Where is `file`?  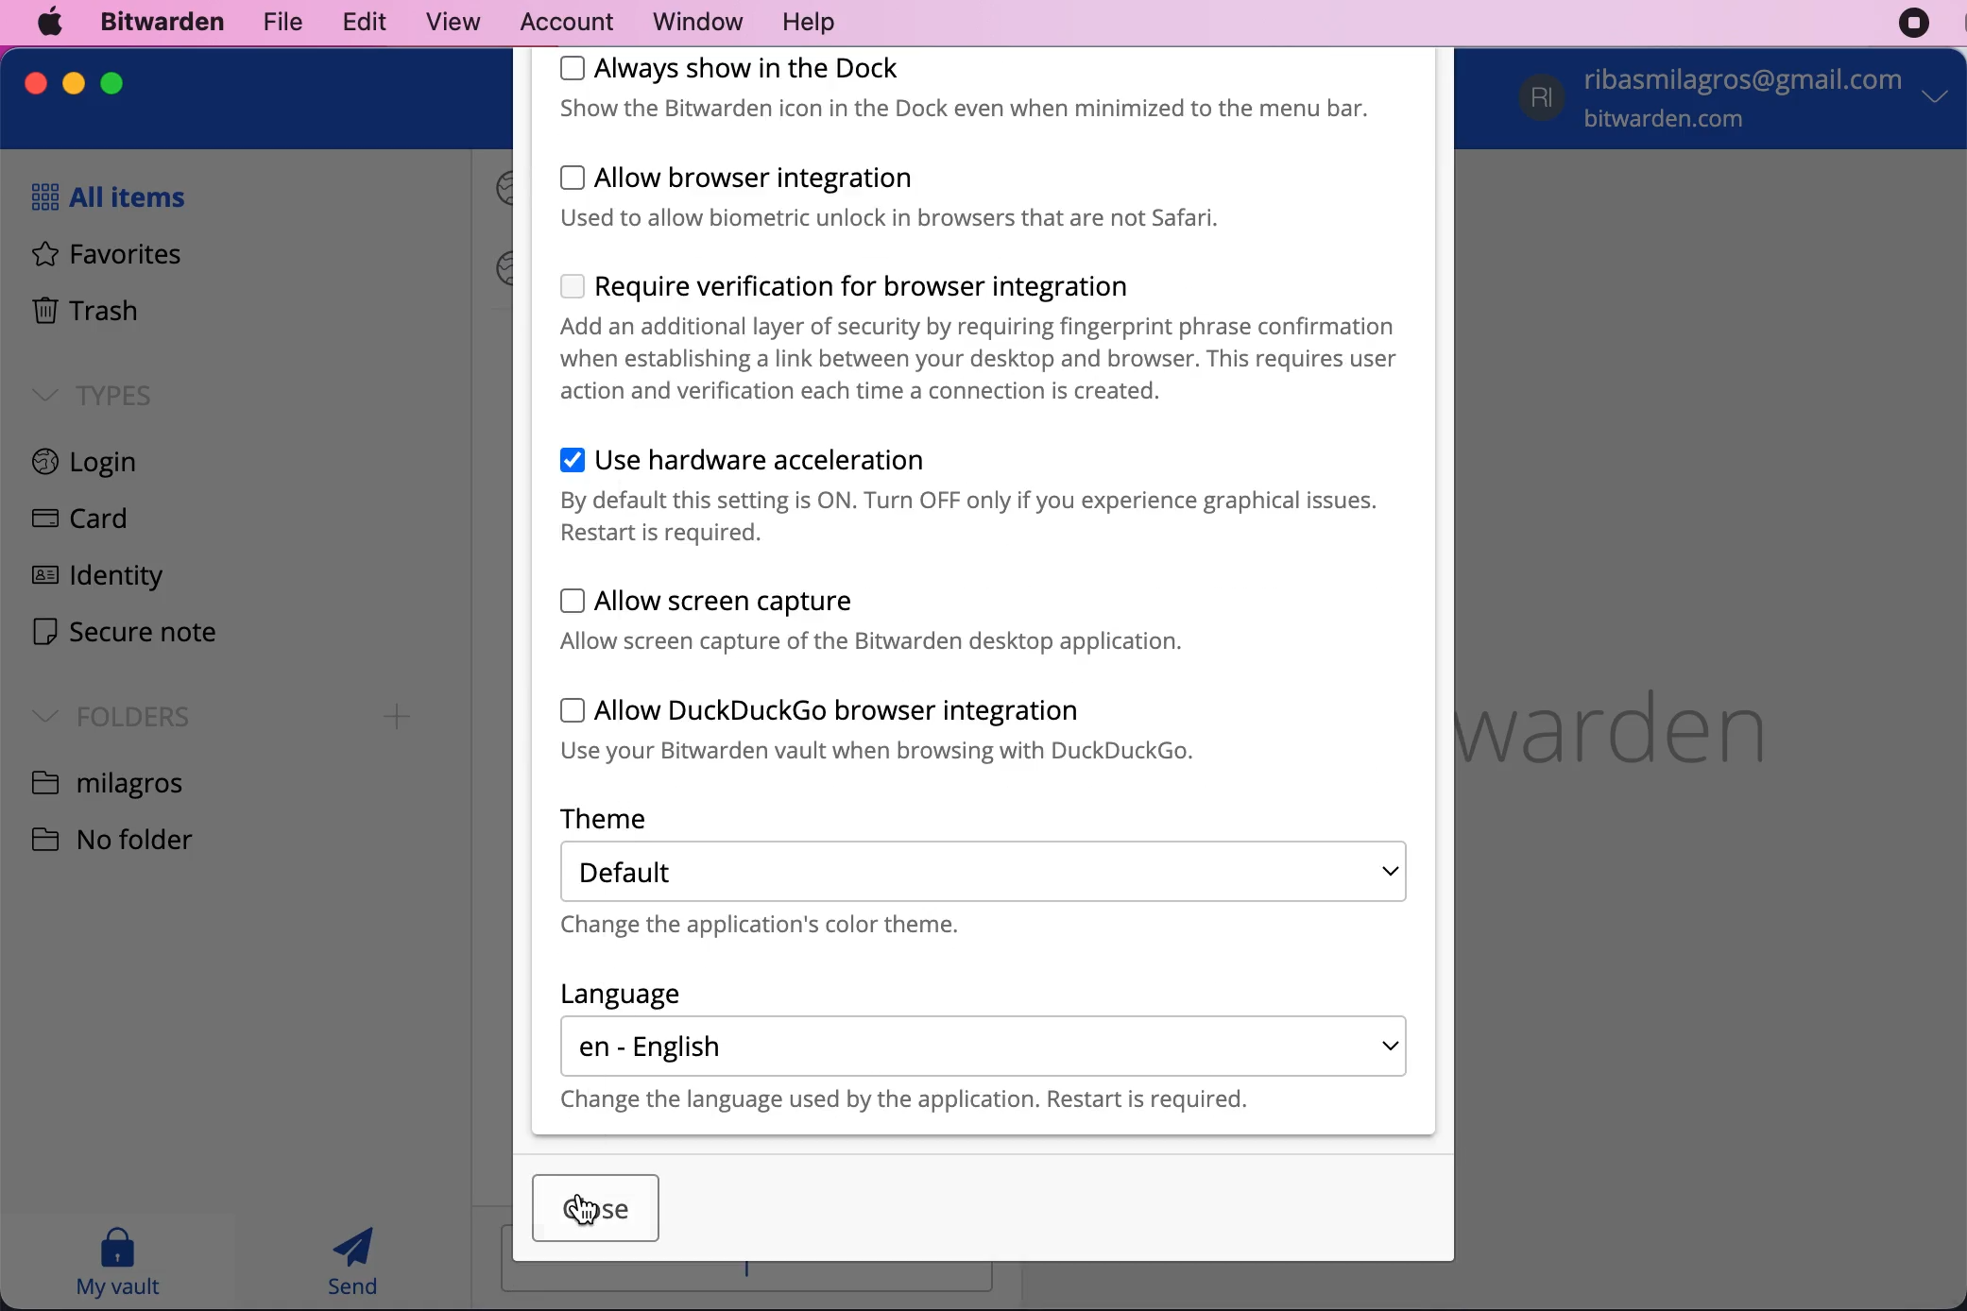
file is located at coordinates (279, 21).